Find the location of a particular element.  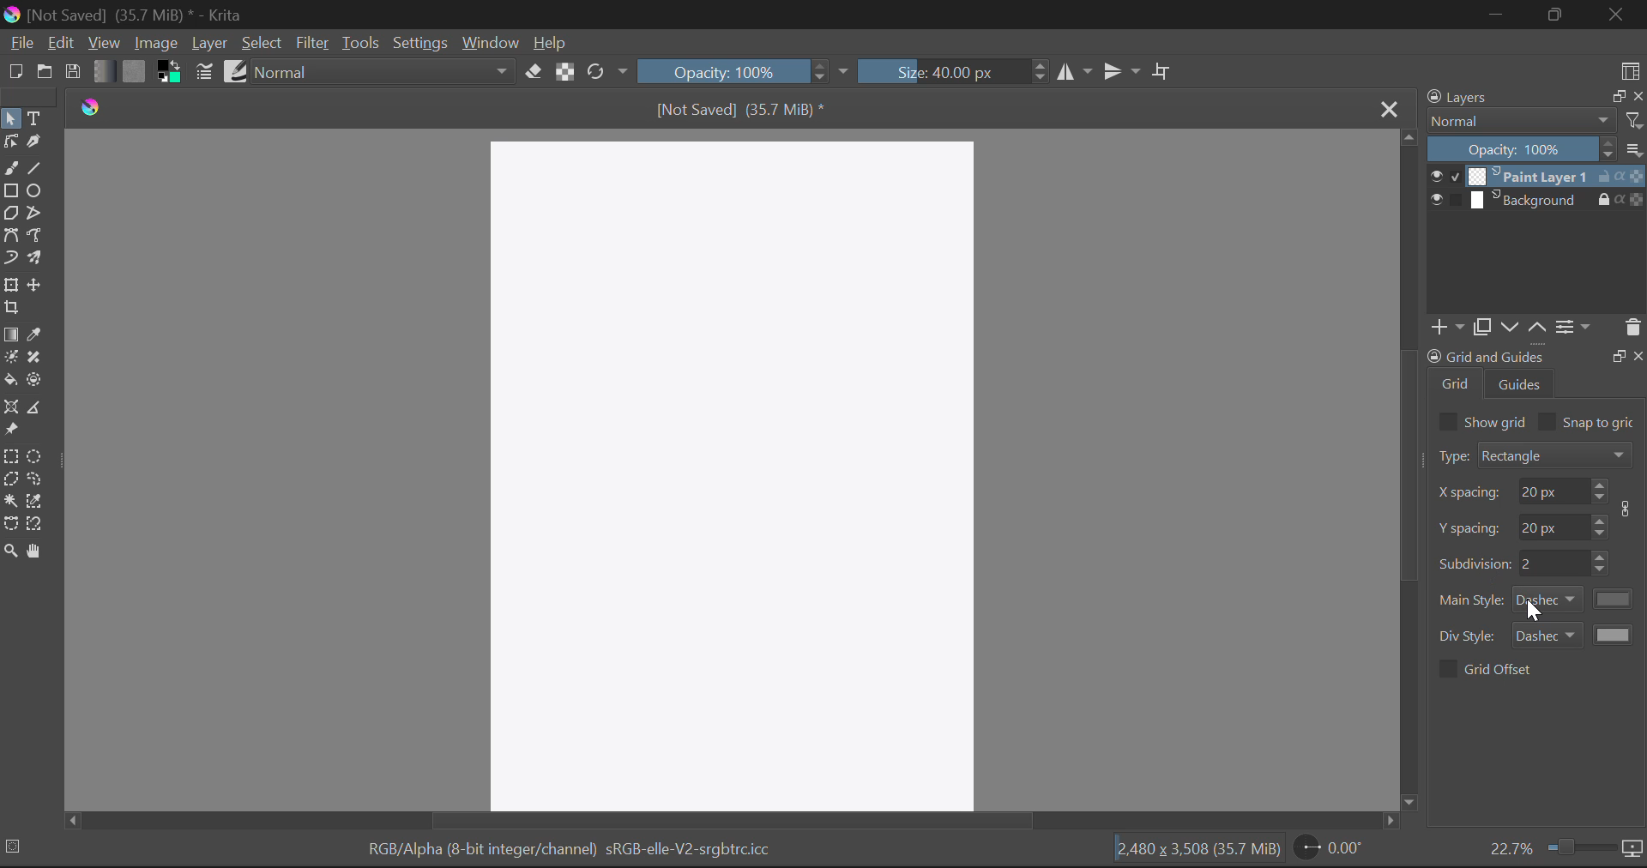

RGB/Alpha (8-bit integer/channel) sRGB-elle-V2-srgbtrc.icc is located at coordinates (571, 849).